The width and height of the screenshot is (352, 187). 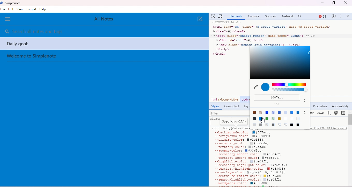 I want to click on 21, so click(x=322, y=17).